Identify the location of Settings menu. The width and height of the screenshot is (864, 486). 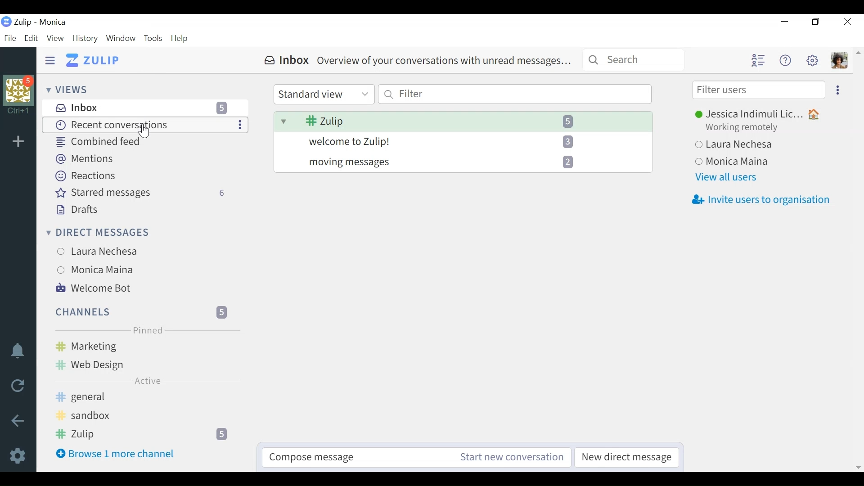
(812, 61).